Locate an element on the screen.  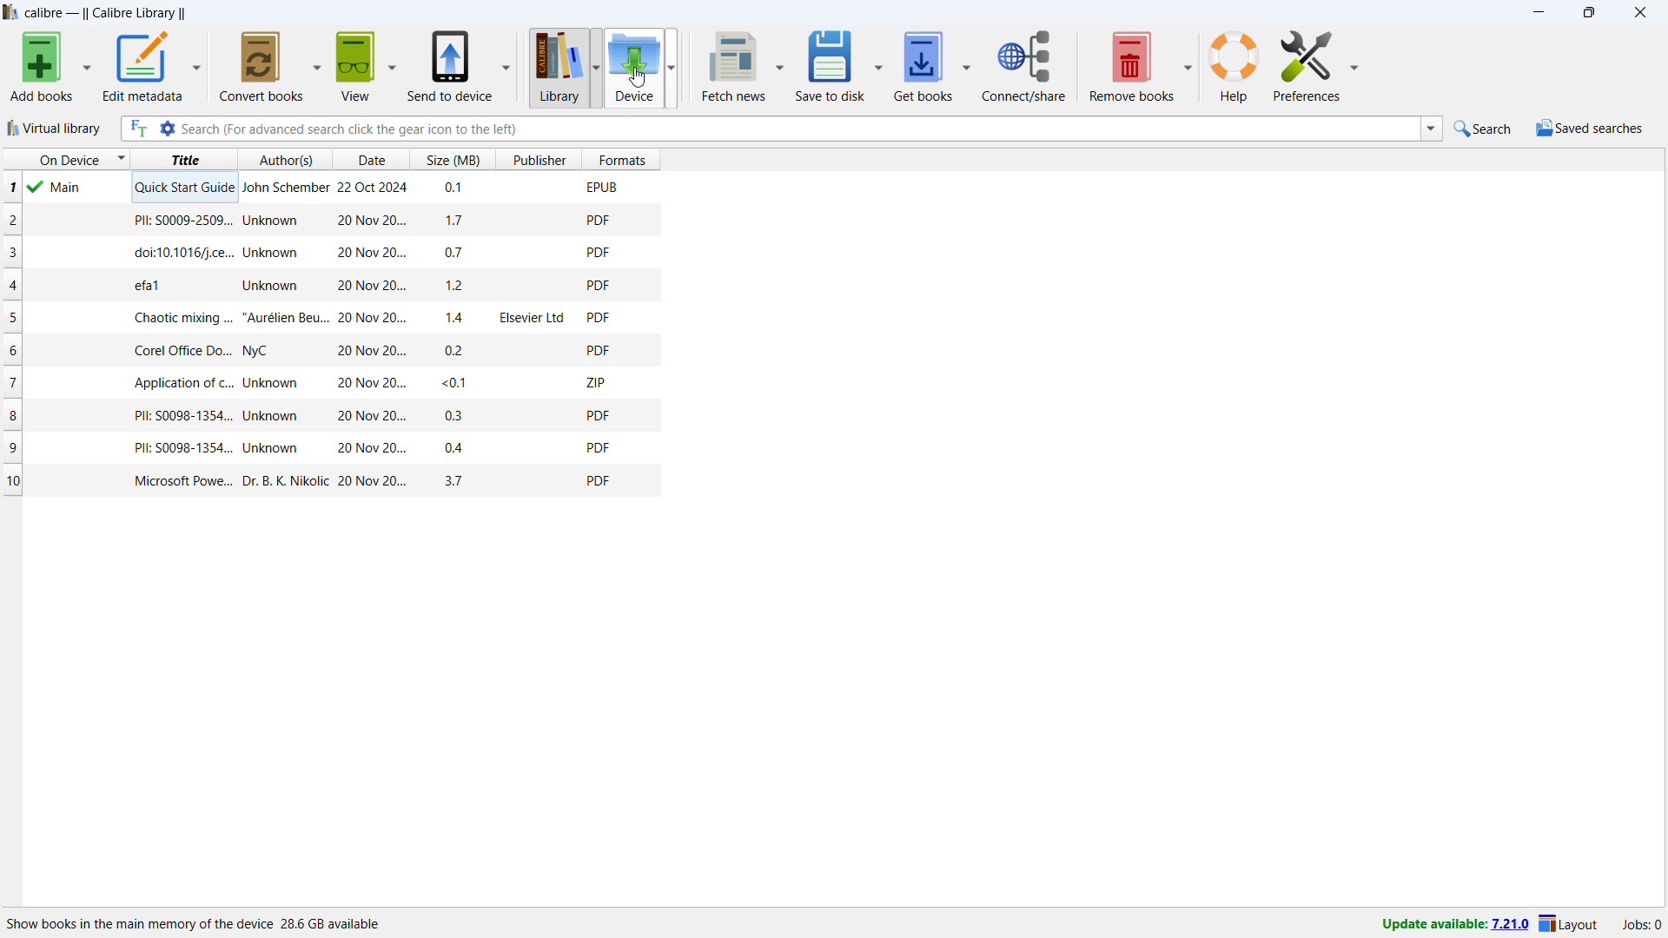
preferences is located at coordinates (1307, 63).